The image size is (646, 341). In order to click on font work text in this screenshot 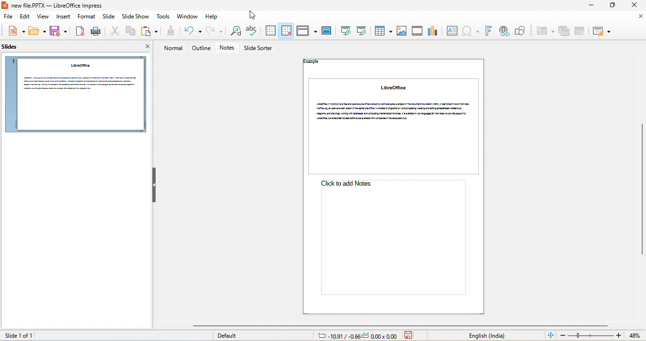, I will do `click(488, 31)`.